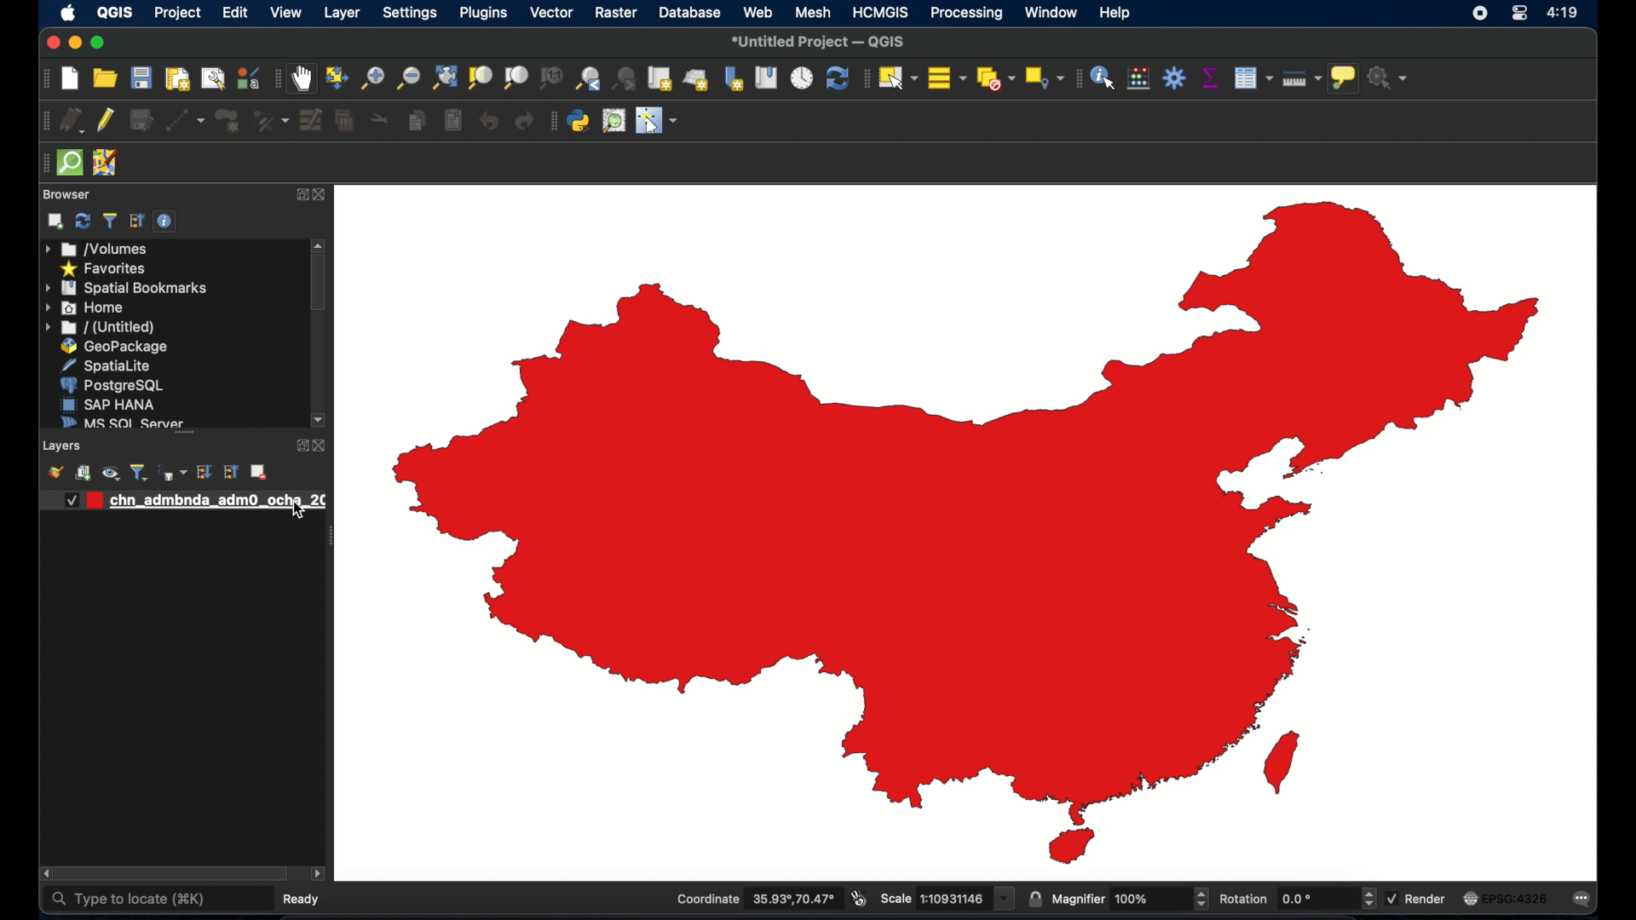 The image size is (1636, 920). Describe the element at coordinates (42, 164) in the screenshot. I see `drag handle` at that location.